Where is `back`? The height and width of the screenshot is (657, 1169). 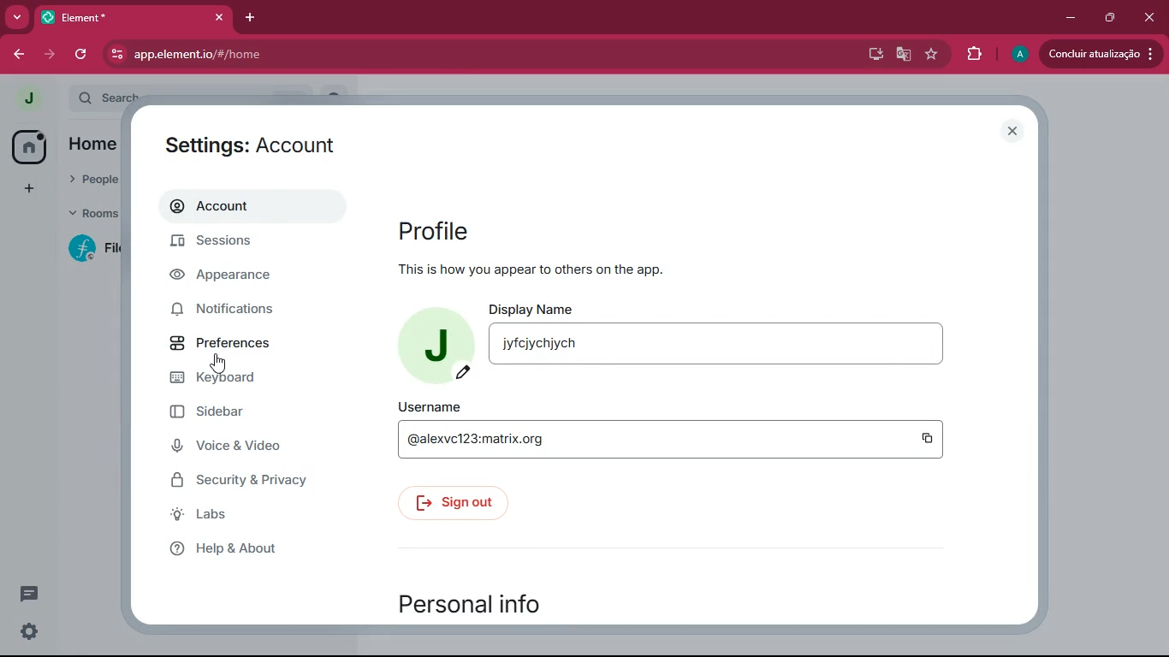
back is located at coordinates (15, 54).